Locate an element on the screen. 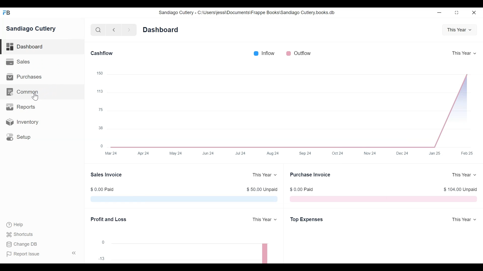 This screenshot has height=271, width=483. Inflow is located at coordinates (268, 53).